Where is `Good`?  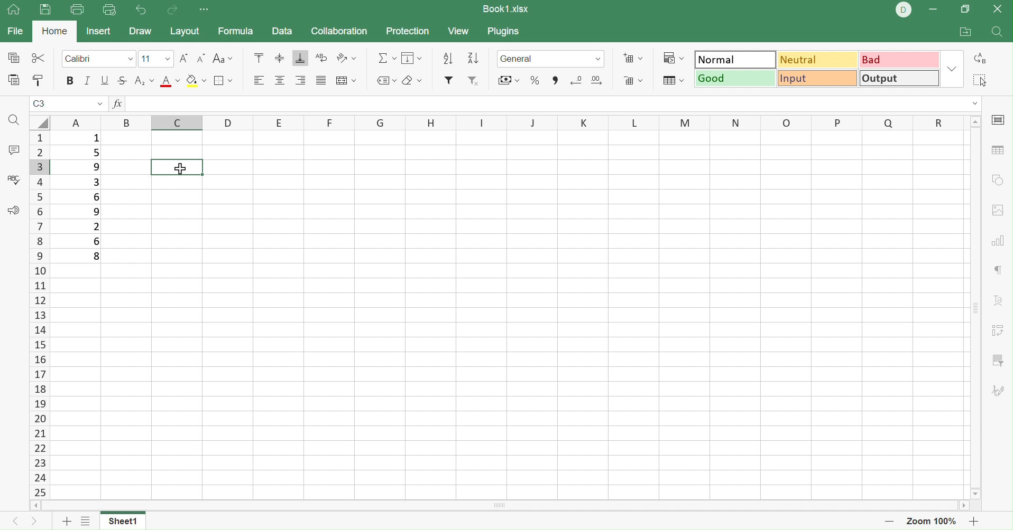
Good is located at coordinates (733, 80).